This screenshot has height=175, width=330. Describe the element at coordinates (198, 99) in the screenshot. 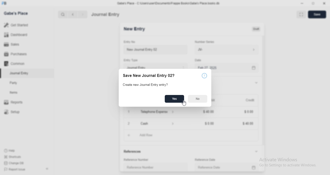

I see `No` at that location.